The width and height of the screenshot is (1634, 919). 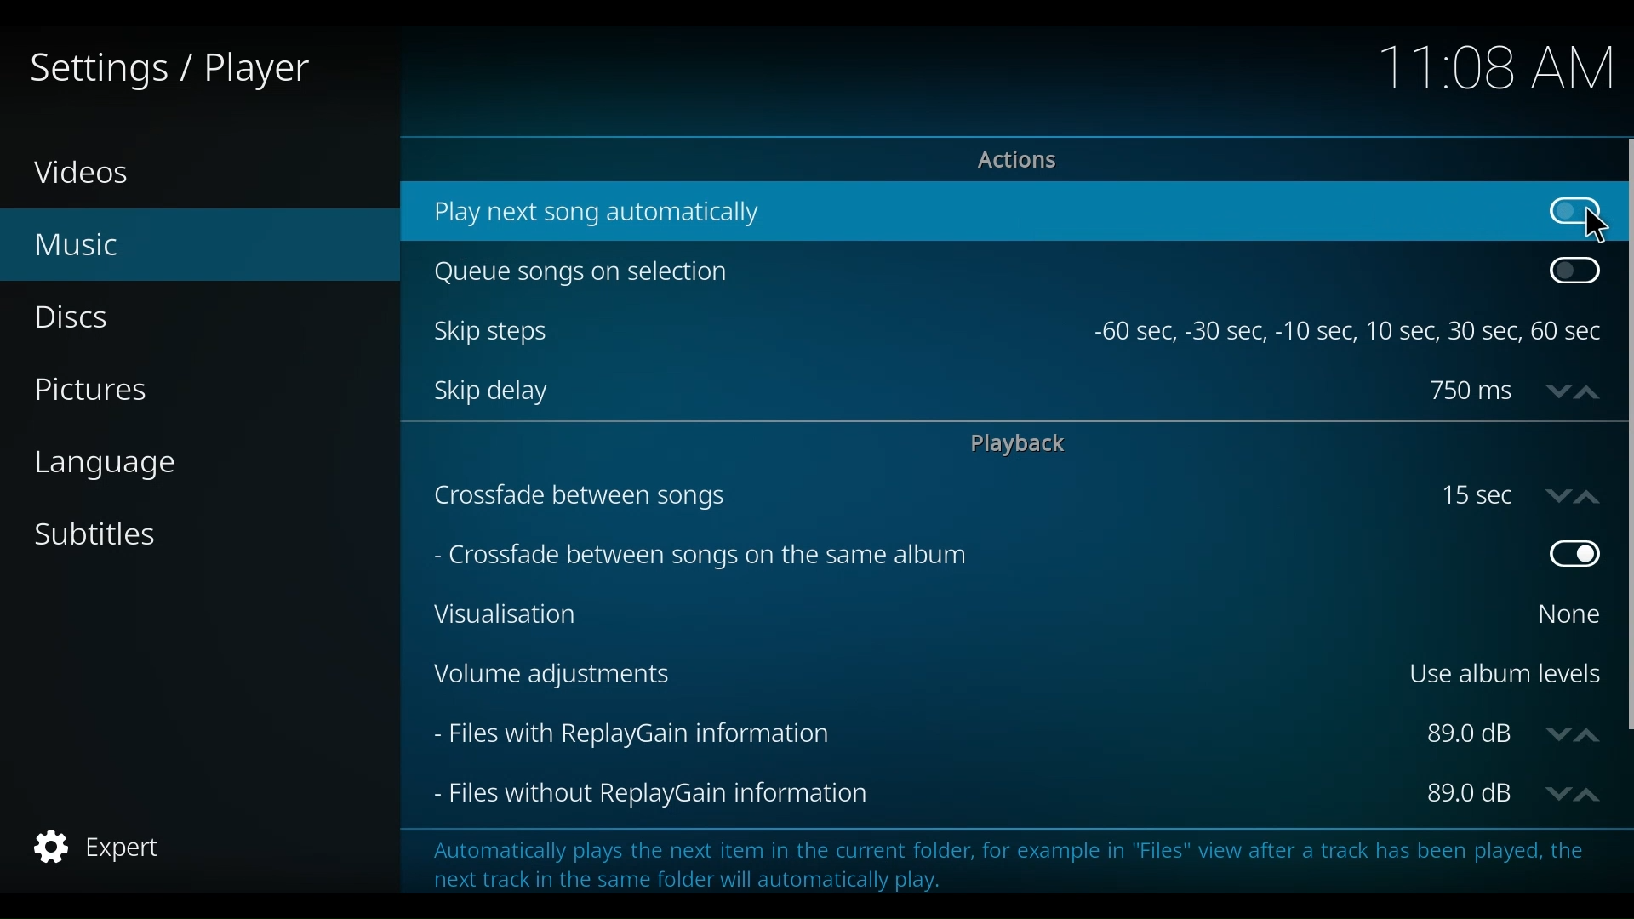 What do you see at coordinates (1471, 391) in the screenshot?
I see `Skip delay in ms` at bounding box center [1471, 391].